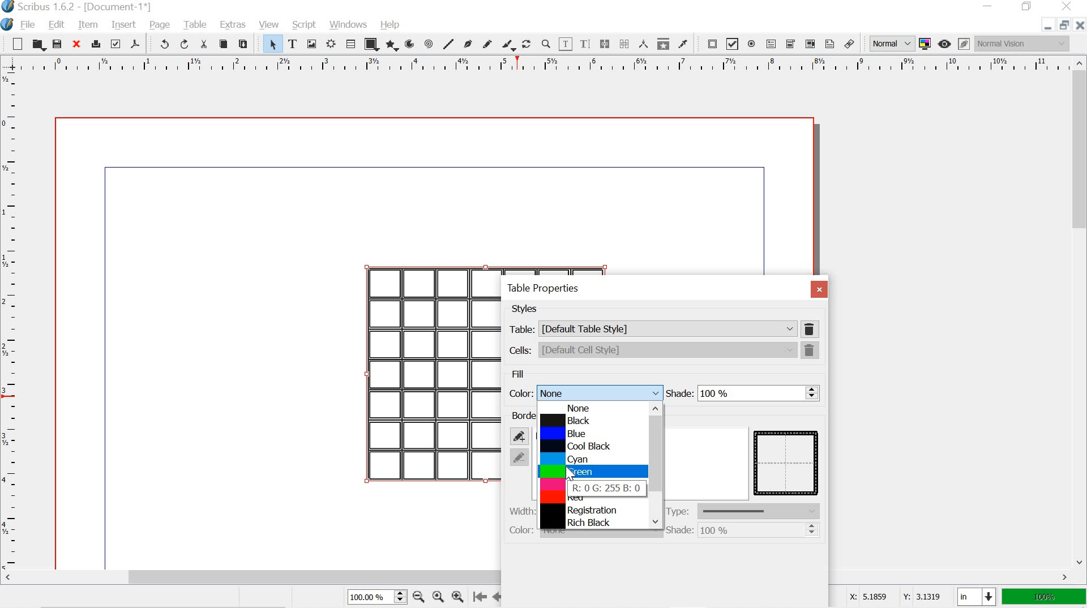  What do you see at coordinates (574, 472) in the screenshot?
I see `green` at bounding box center [574, 472].